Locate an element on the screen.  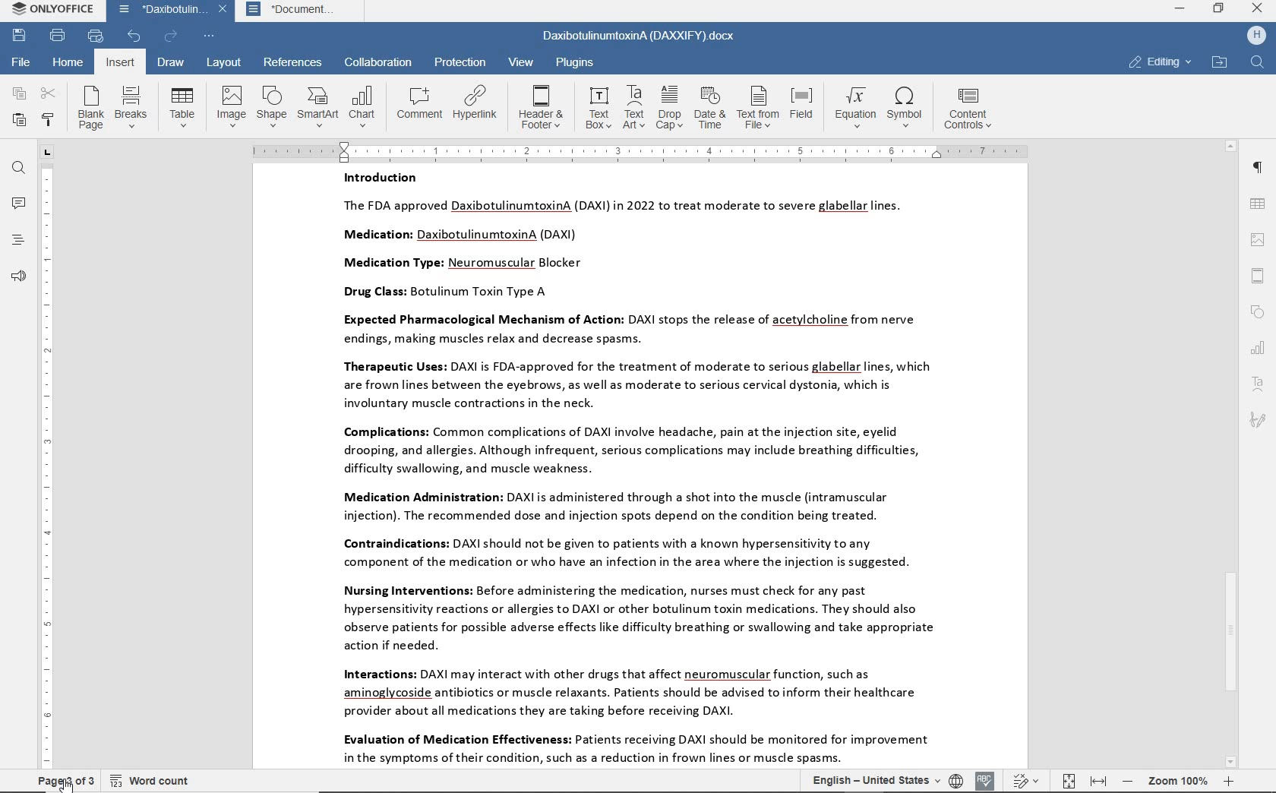
hyperlink is located at coordinates (476, 103).